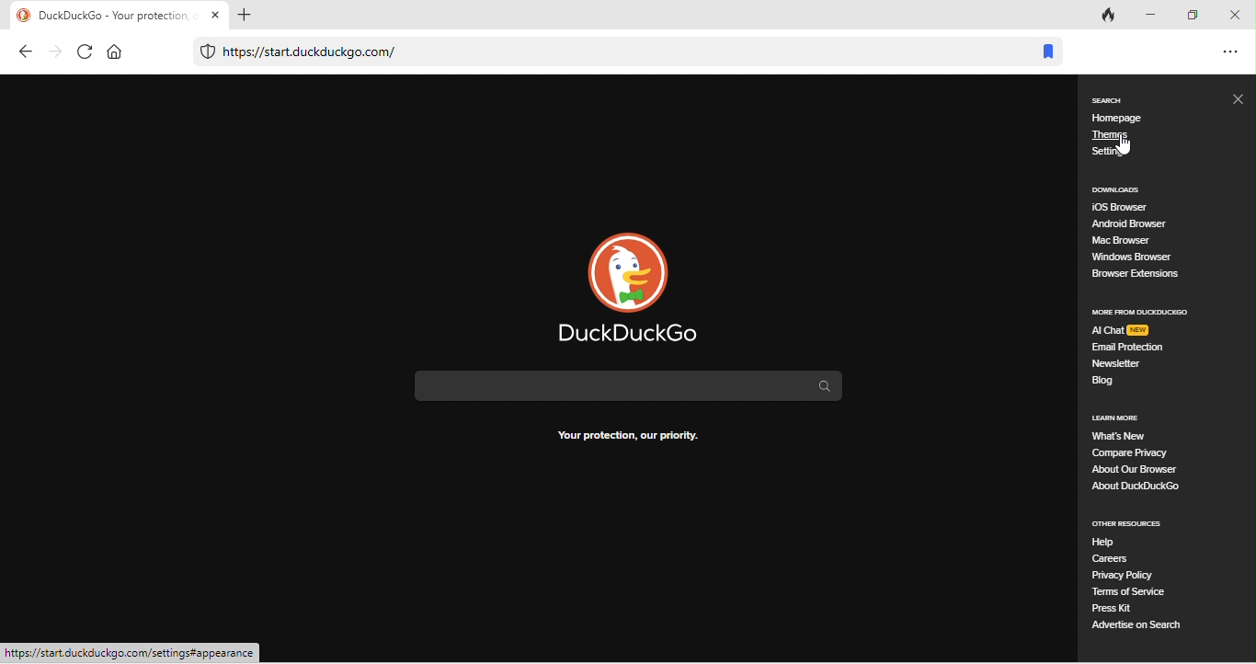 This screenshot has width=1256, height=664. Describe the element at coordinates (1156, 15) in the screenshot. I see `minimize` at that location.